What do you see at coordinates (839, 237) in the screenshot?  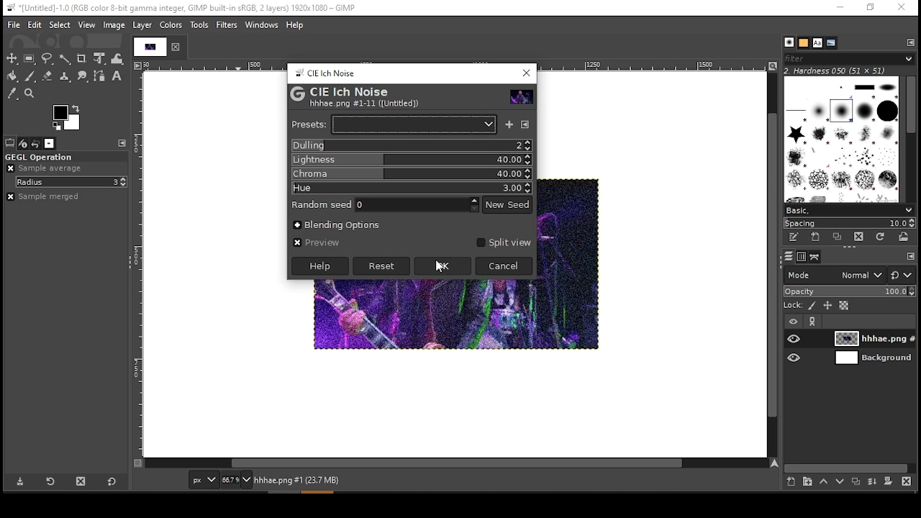 I see `duplicate this brush` at bounding box center [839, 237].